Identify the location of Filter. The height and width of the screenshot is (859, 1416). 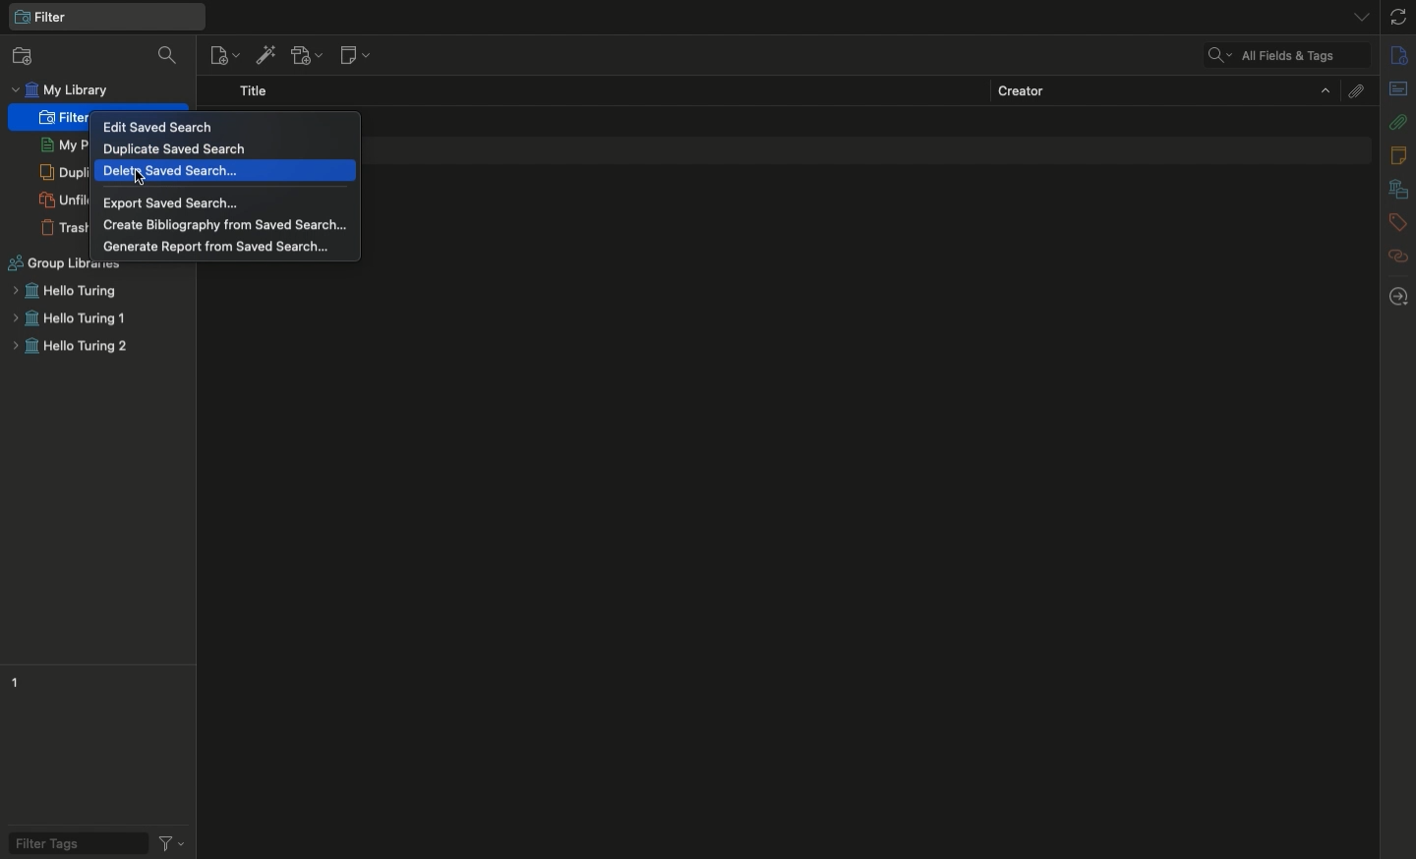
(59, 117).